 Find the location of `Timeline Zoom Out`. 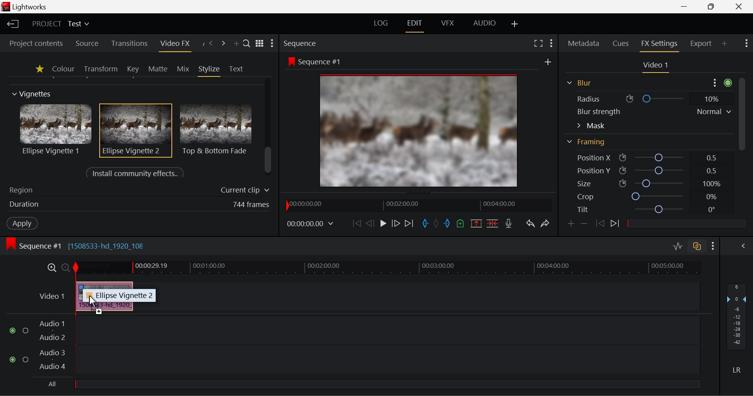

Timeline Zoom Out is located at coordinates (65, 267).